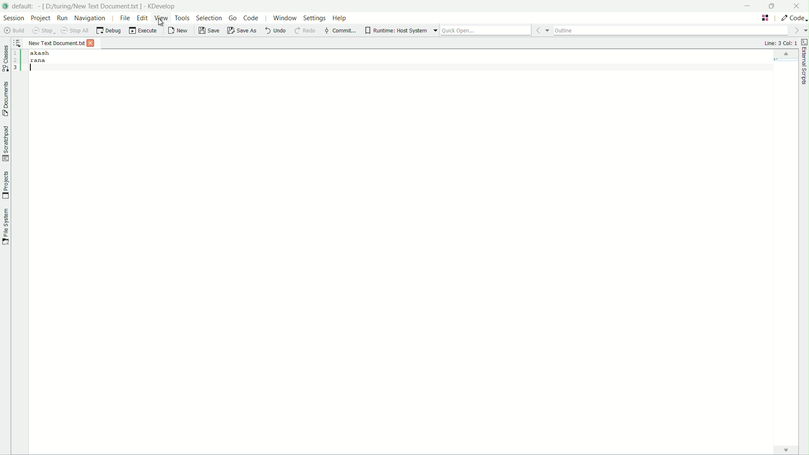 The height and width of the screenshot is (455, 809). Describe the element at coordinates (315, 18) in the screenshot. I see `settings menu` at that location.